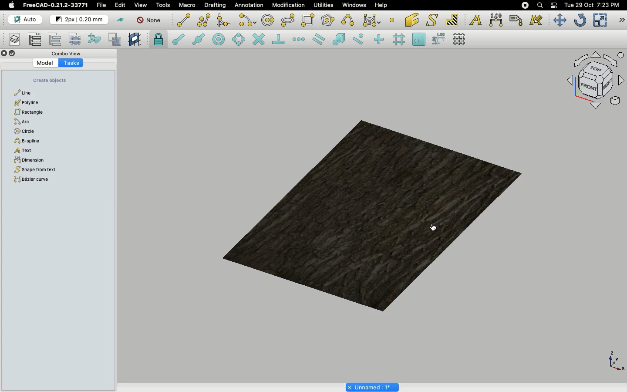 The width and height of the screenshot is (627, 392). I want to click on Rectangle, so click(307, 20).